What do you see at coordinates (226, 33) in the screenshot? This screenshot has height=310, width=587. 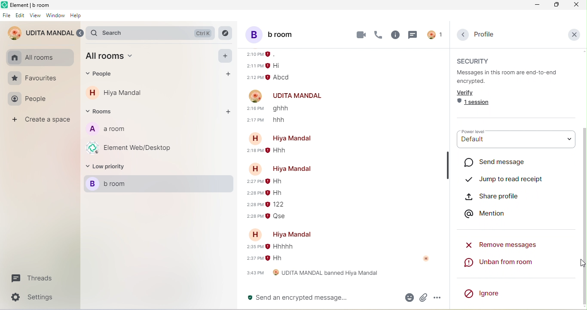 I see `explore` at bounding box center [226, 33].